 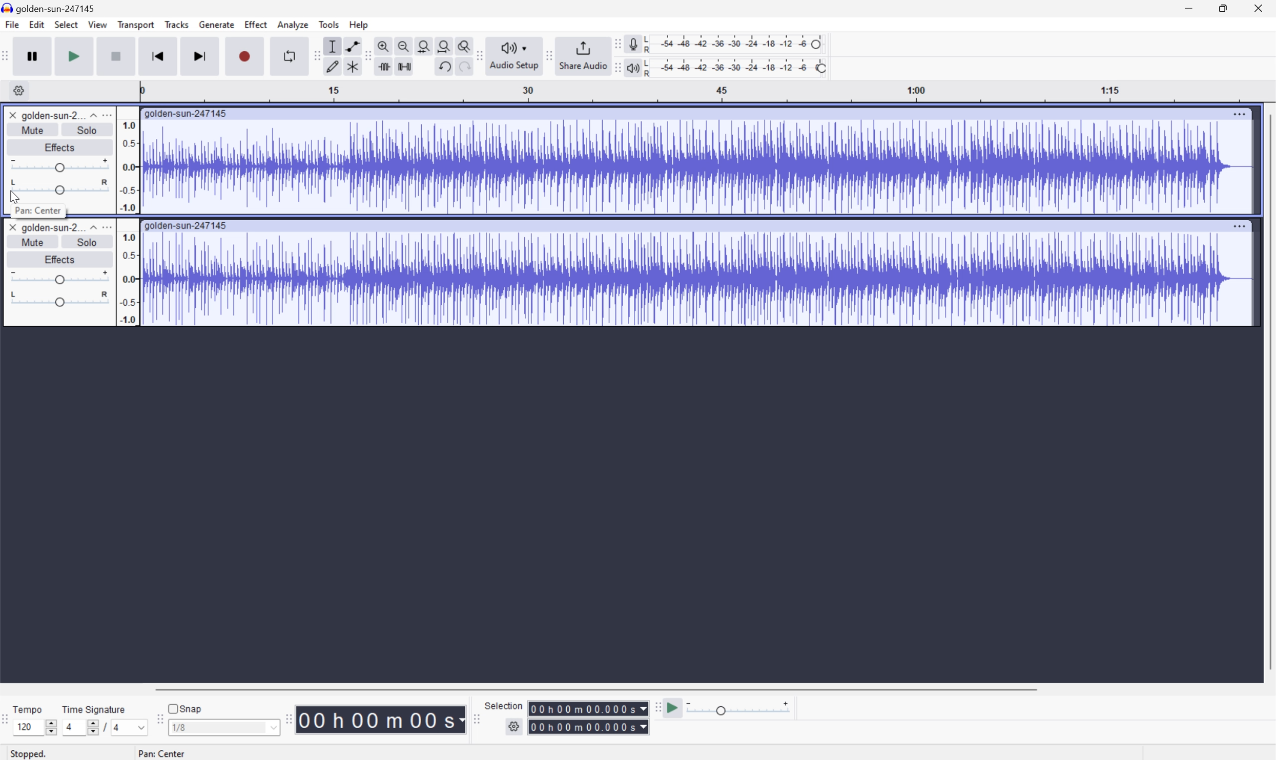 What do you see at coordinates (60, 278) in the screenshot?
I see `Slider` at bounding box center [60, 278].